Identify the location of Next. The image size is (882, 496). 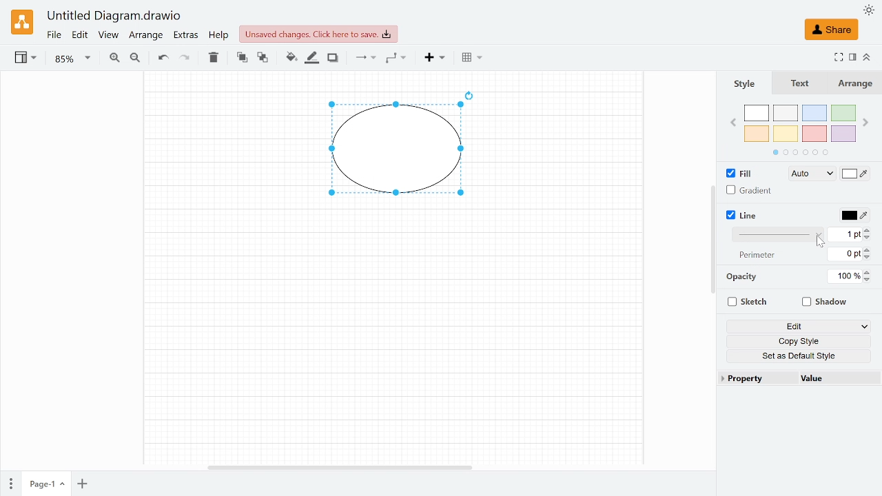
(865, 121).